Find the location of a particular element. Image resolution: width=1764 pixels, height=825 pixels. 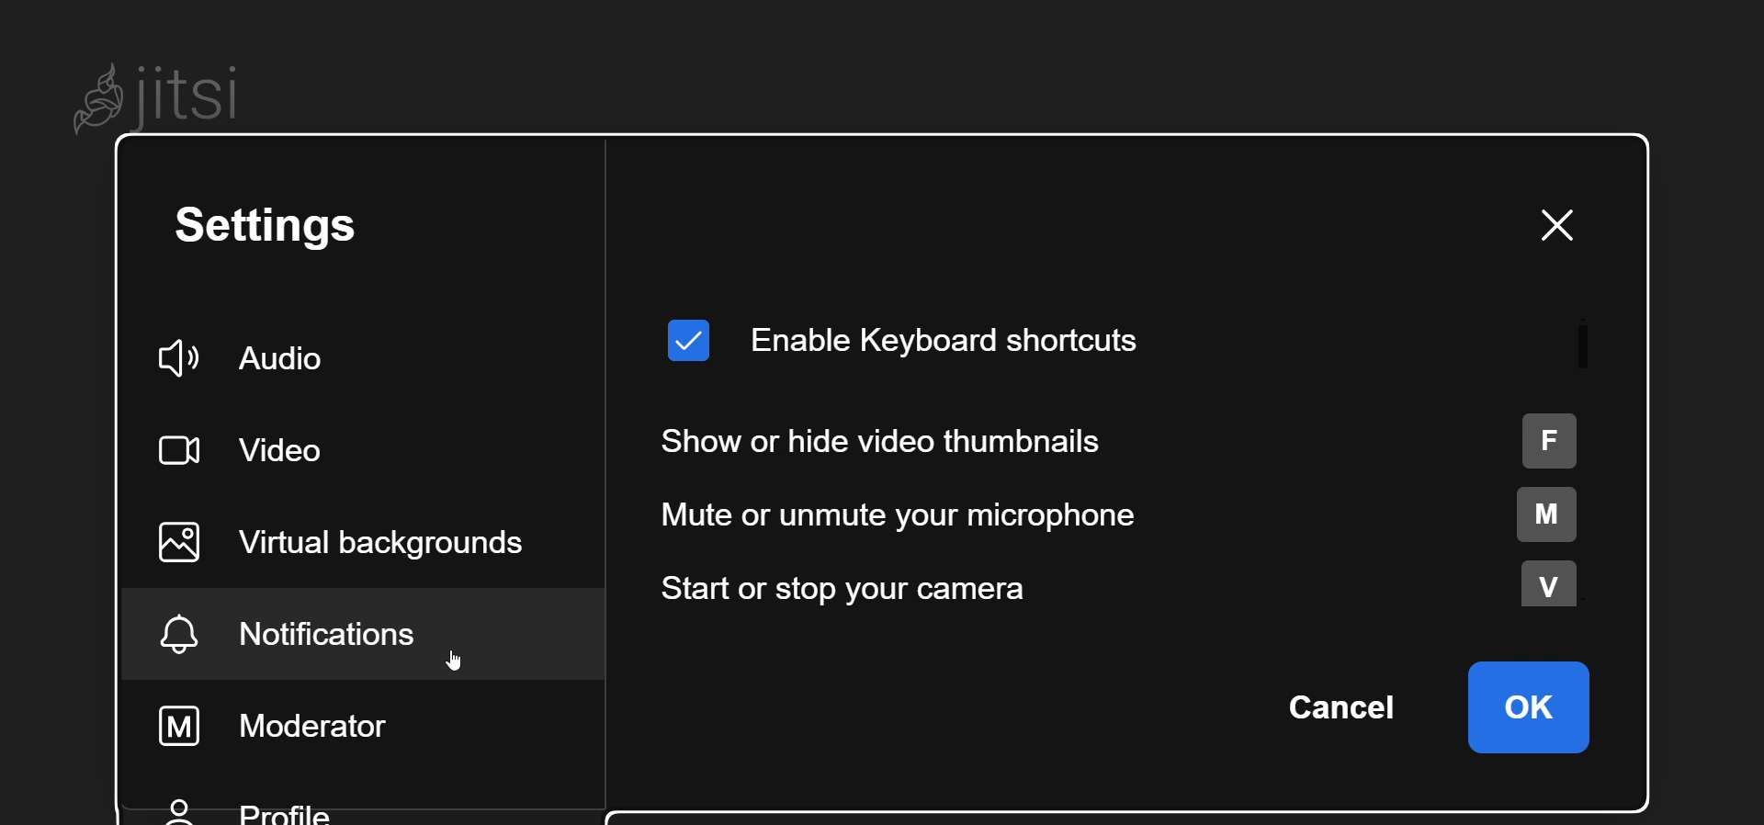

close dialog is located at coordinates (1570, 226).